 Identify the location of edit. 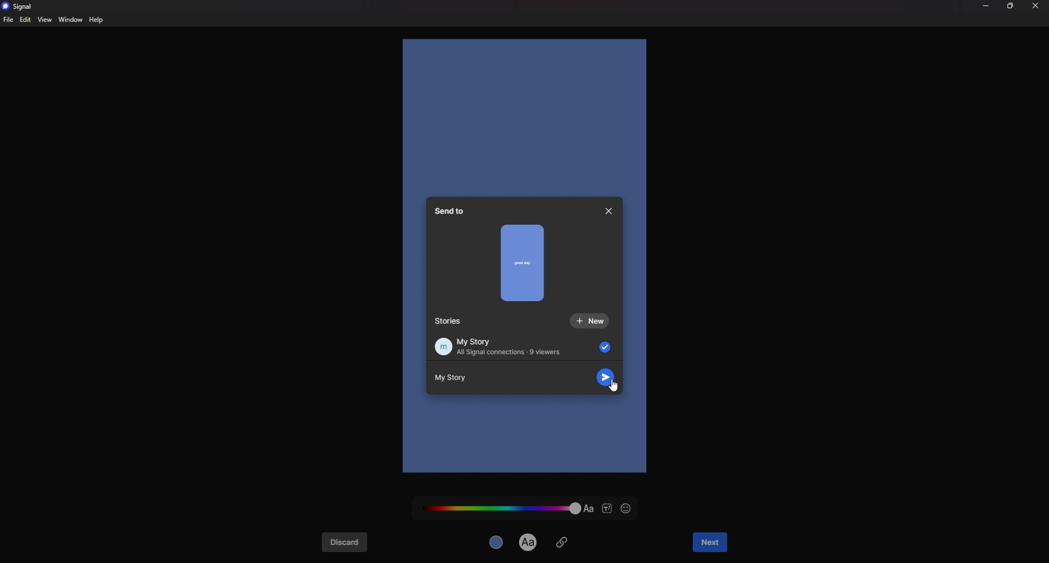
(26, 20).